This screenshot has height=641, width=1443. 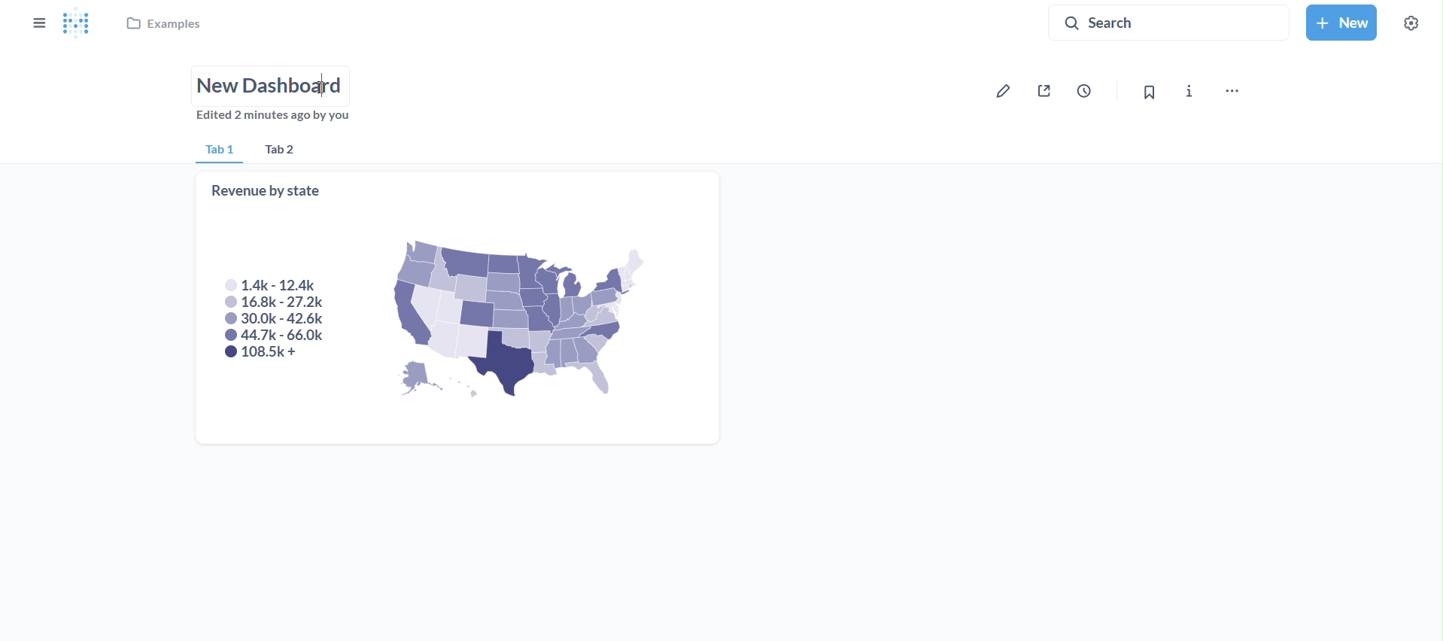 What do you see at coordinates (1005, 90) in the screenshot?
I see `edit dashboard` at bounding box center [1005, 90].